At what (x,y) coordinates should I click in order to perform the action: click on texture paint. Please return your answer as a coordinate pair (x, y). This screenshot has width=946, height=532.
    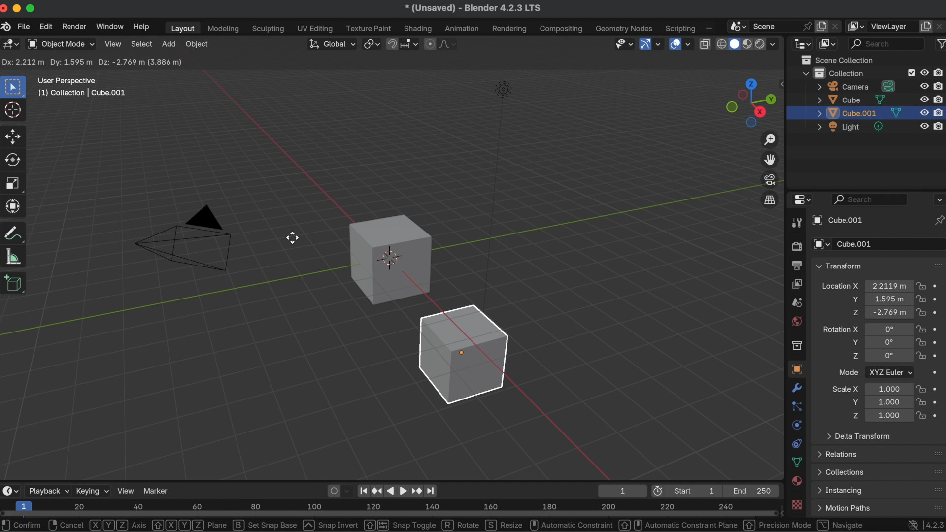
    Looking at the image, I should click on (369, 28).